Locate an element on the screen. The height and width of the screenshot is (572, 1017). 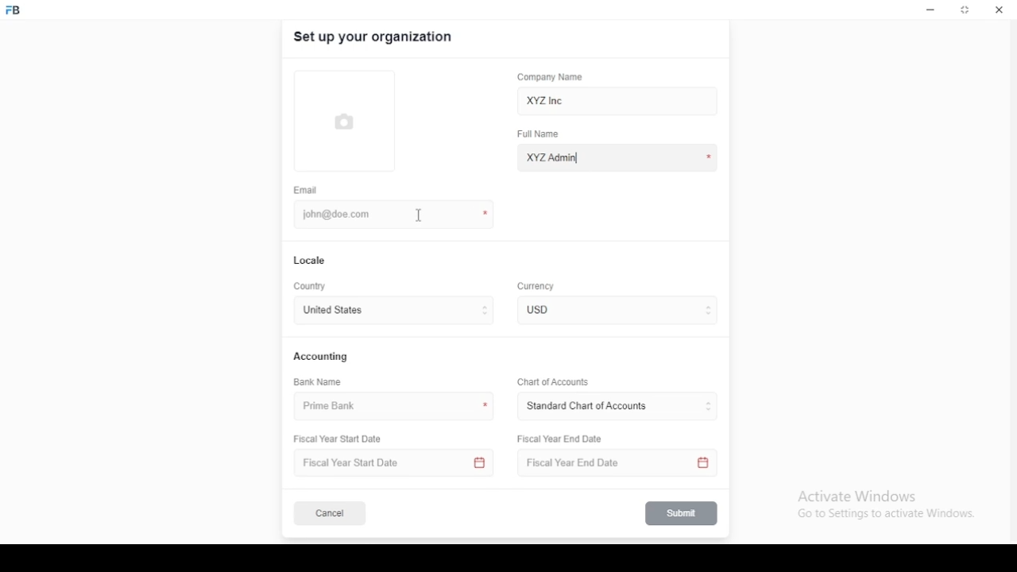
cancel is located at coordinates (330, 514).